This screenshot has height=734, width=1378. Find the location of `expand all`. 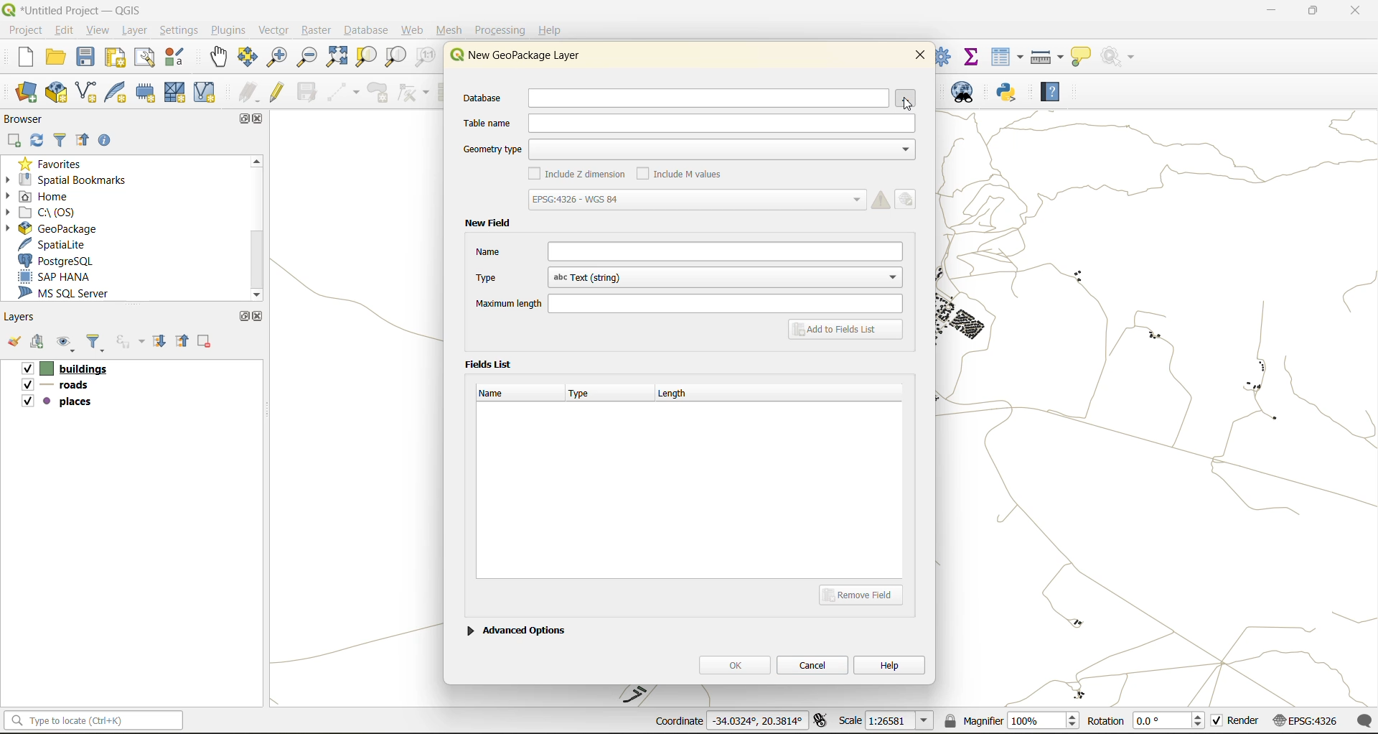

expand all is located at coordinates (161, 342).